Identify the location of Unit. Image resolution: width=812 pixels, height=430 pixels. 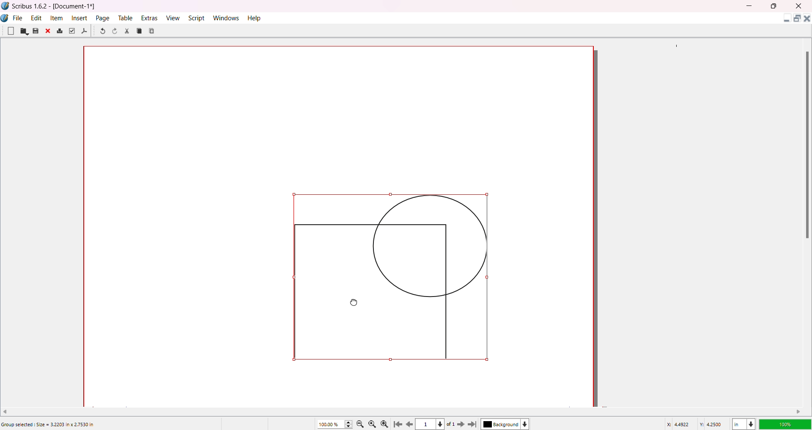
(743, 423).